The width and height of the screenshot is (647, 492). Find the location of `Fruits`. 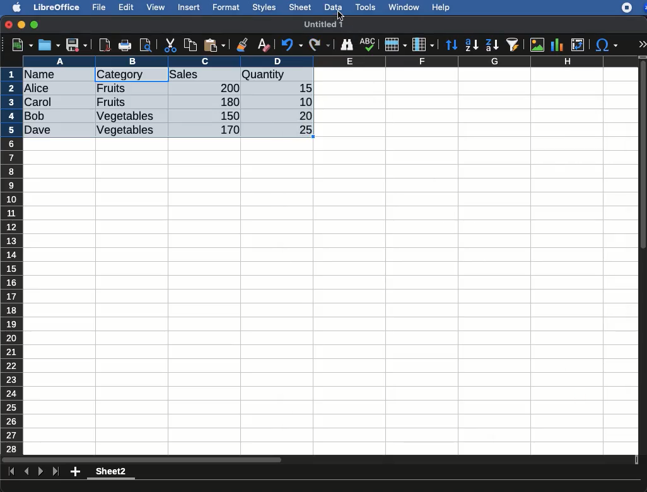

Fruits is located at coordinates (112, 88).